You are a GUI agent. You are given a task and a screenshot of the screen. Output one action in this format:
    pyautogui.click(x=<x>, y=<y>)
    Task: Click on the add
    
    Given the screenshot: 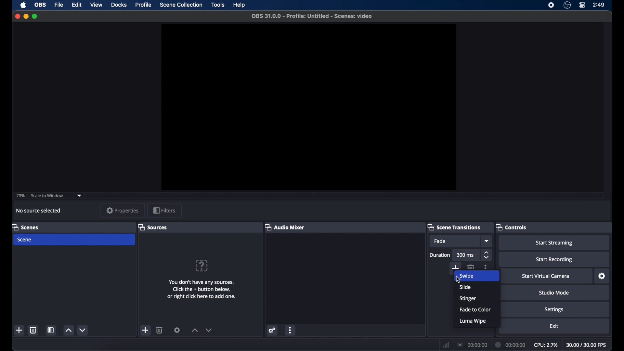 What is the action you would take?
    pyautogui.click(x=146, y=330)
    